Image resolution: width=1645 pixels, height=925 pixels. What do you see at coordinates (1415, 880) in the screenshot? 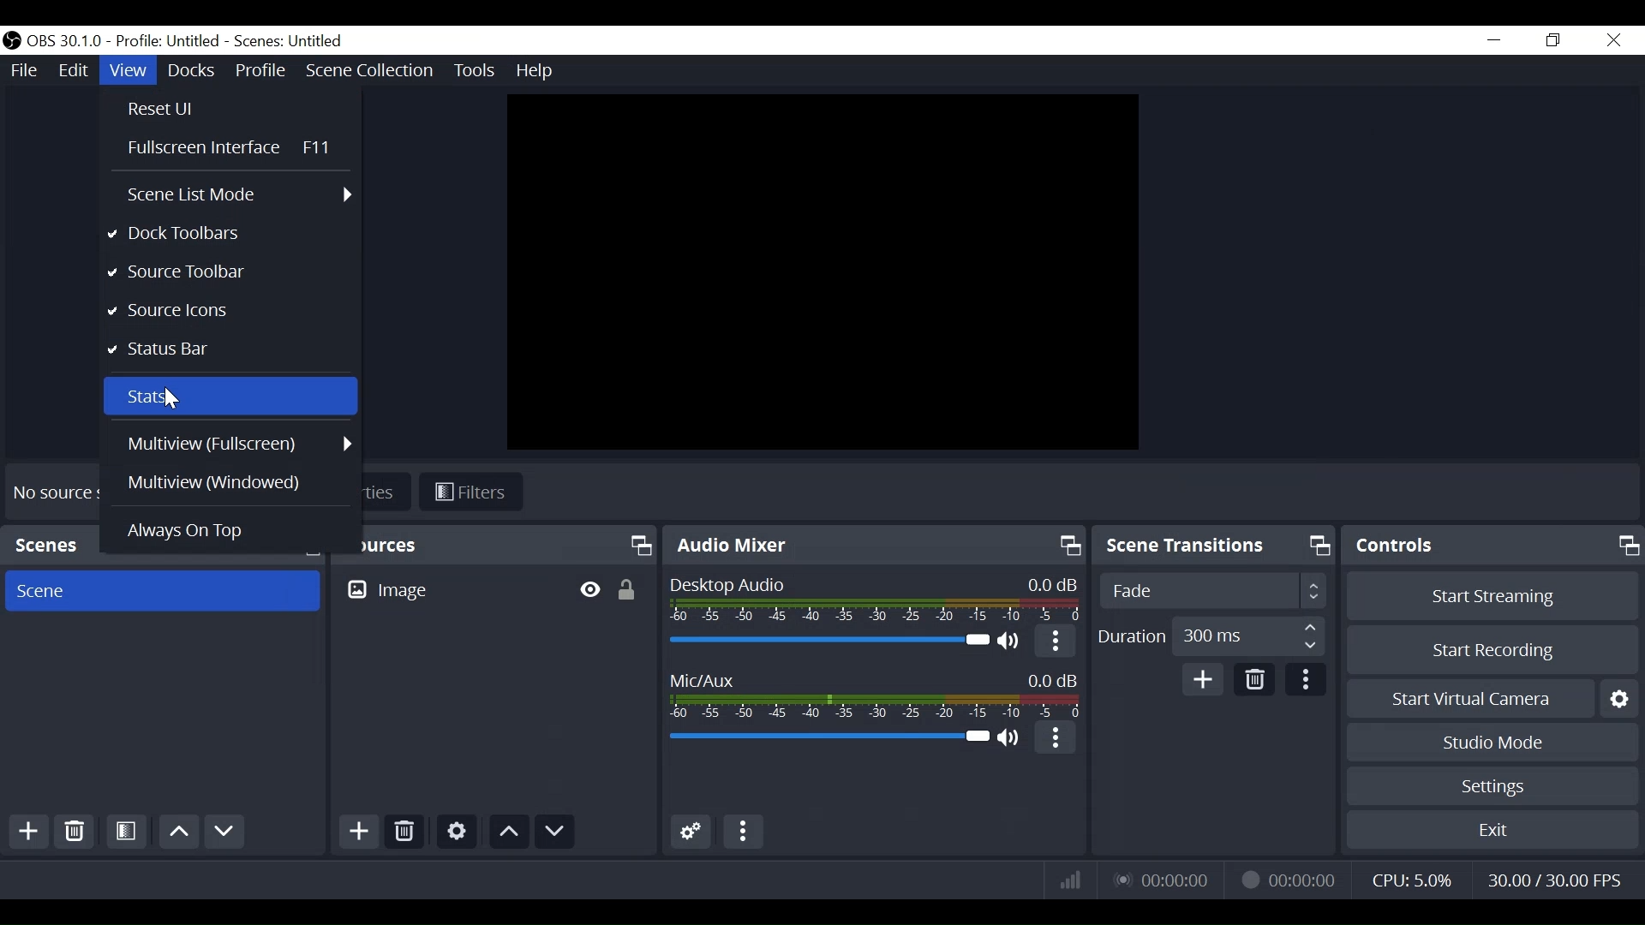
I see `CPU Usage` at bounding box center [1415, 880].